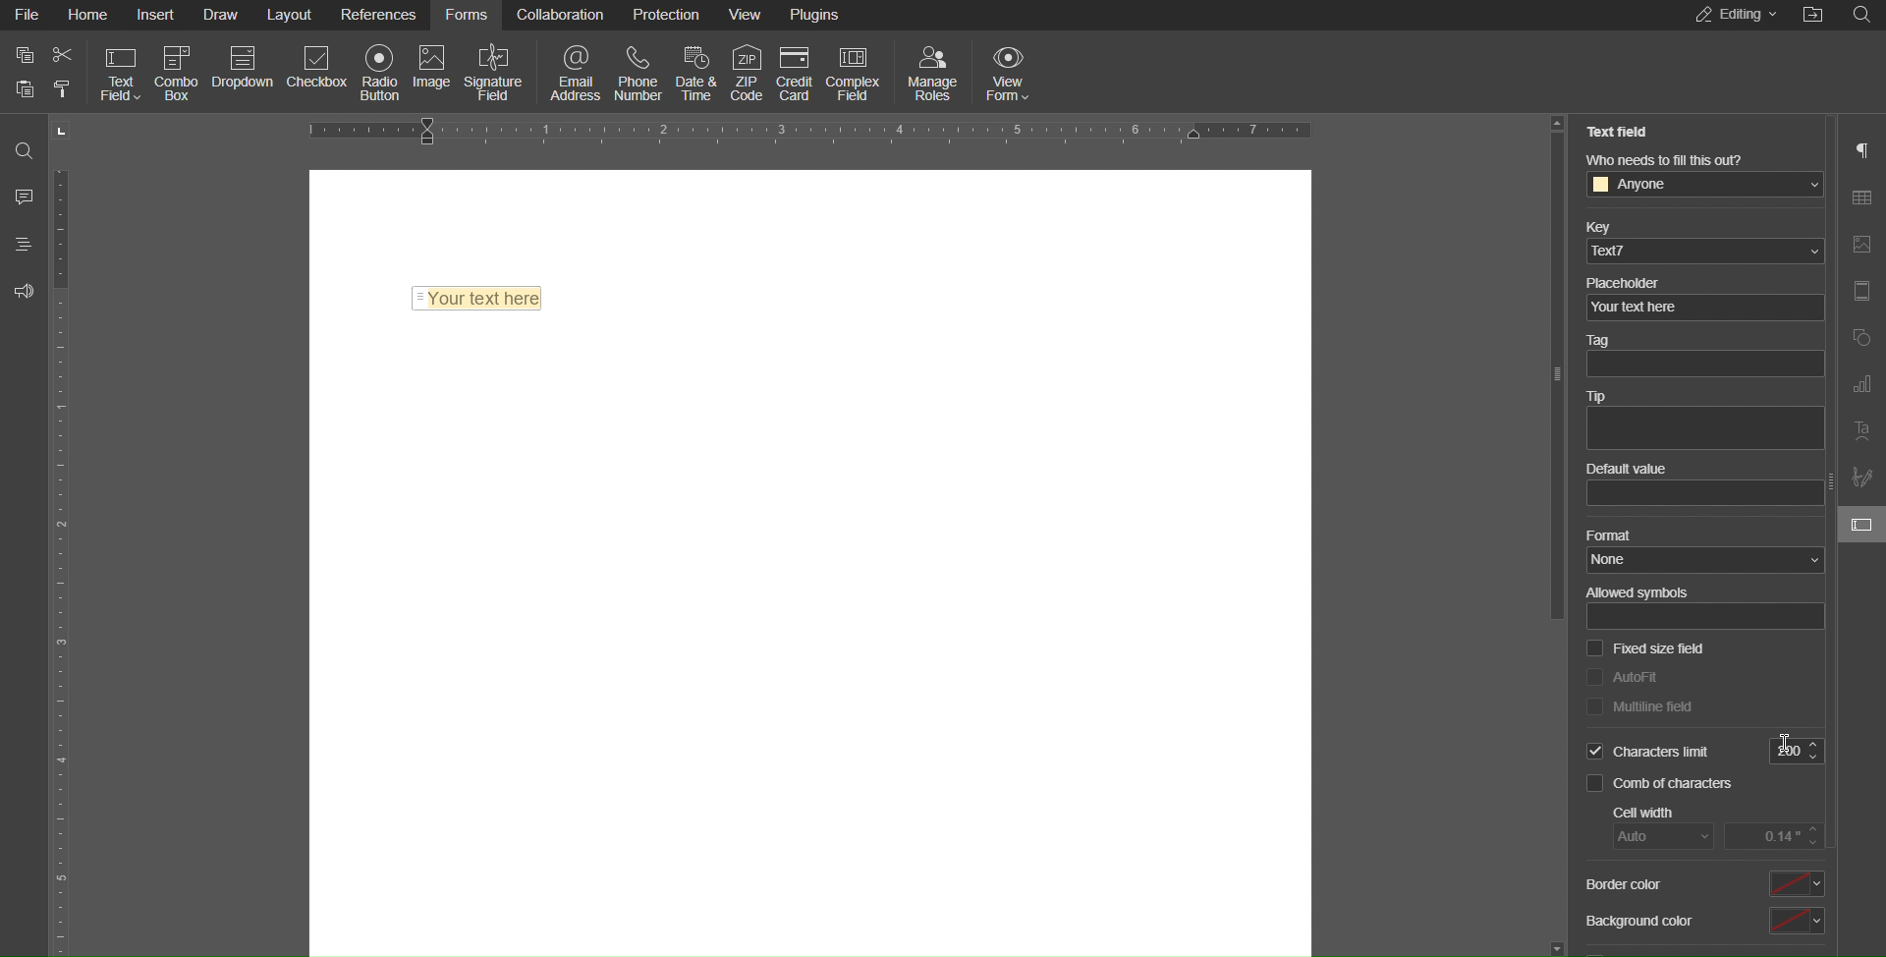  Describe the element at coordinates (227, 16) in the screenshot. I see `Draw` at that location.